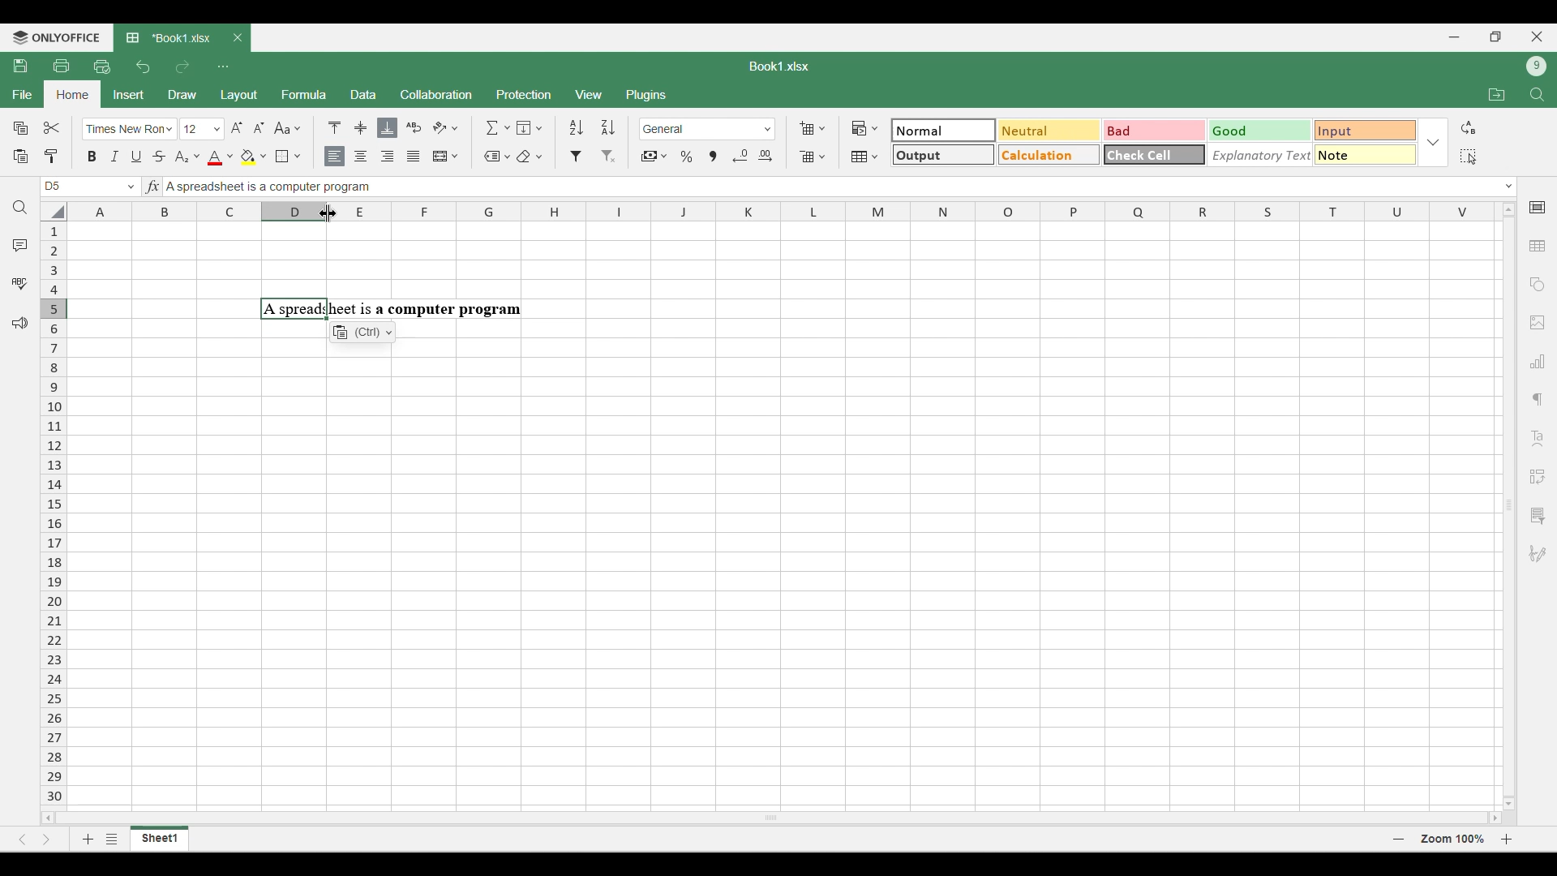 The width and height of the screenshot is (1557, 876). What do you see at coordinates (1537, 67) in the screenshot?
I see `Current account` at bounding box center [1537, 67].